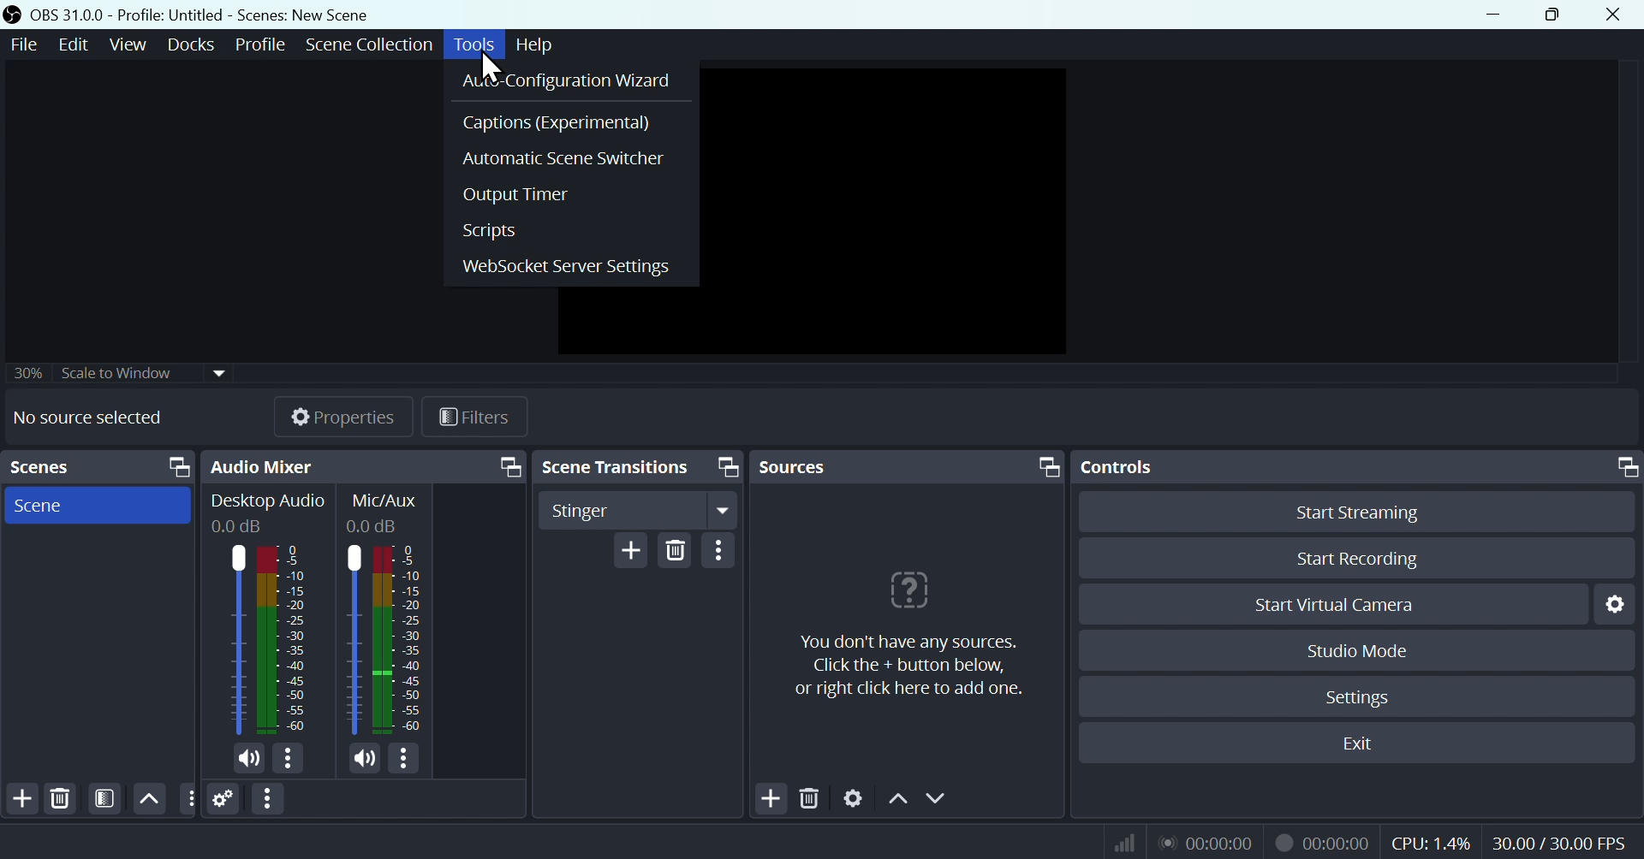  What do you see at coordinates (26, 44) in the screenshot?
I see `File` at bounding box center [26, 44].